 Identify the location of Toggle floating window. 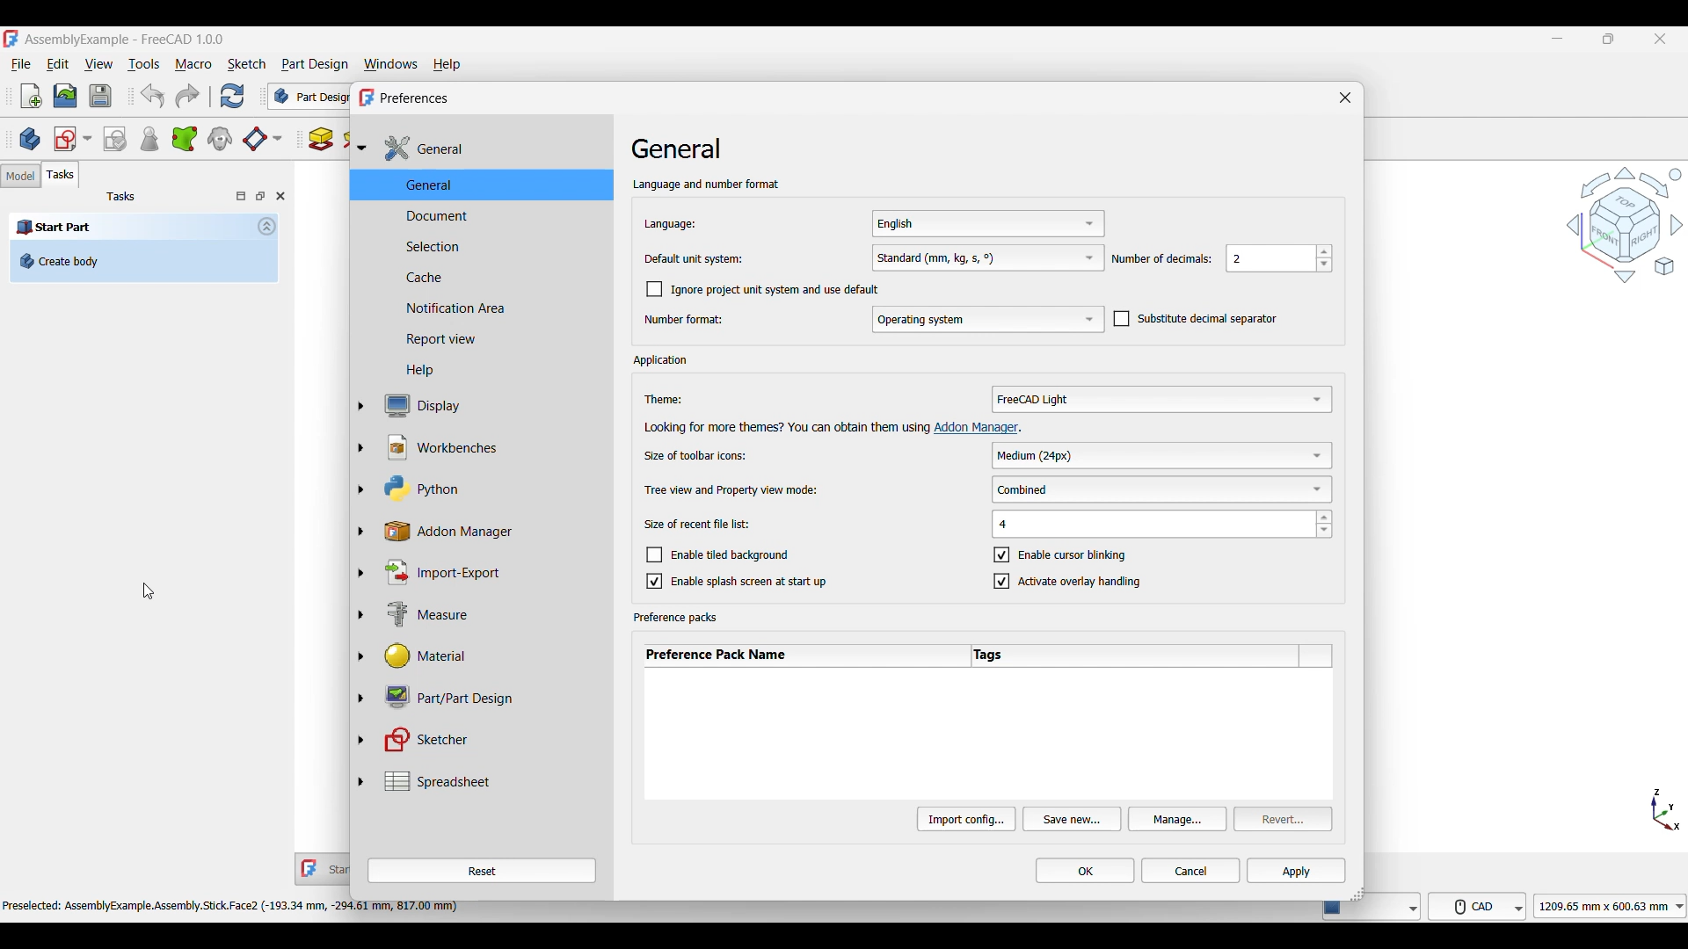
(260, 196).